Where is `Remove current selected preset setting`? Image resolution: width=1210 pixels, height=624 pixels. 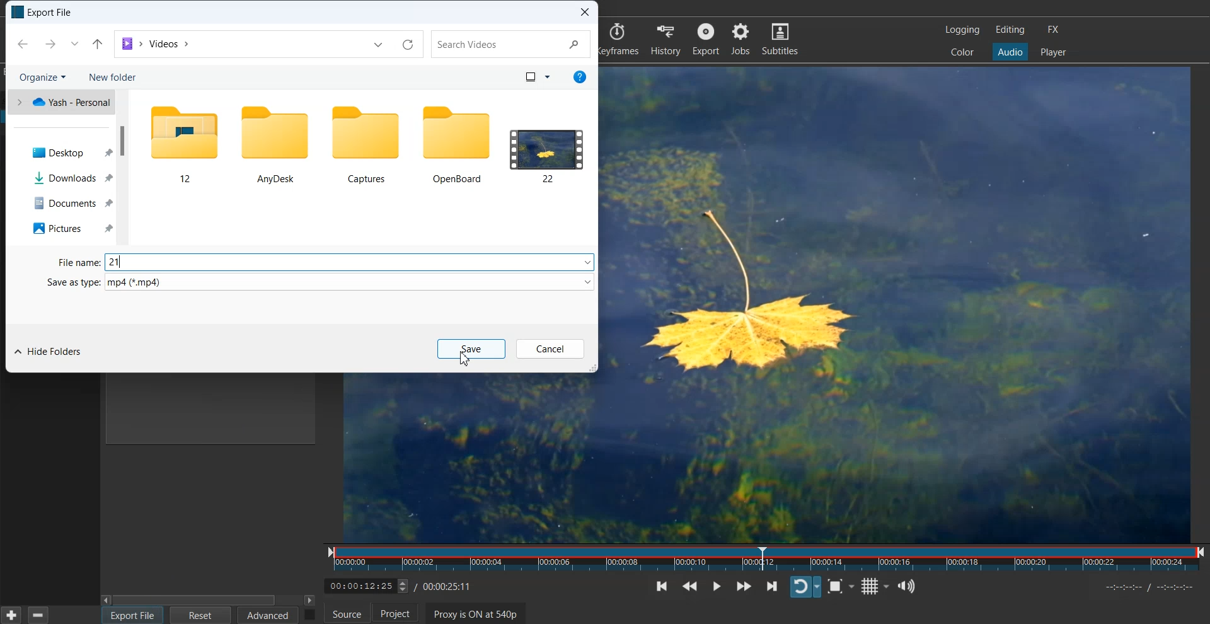 Remove current selected preset setting is located at coordinates (37, 615).